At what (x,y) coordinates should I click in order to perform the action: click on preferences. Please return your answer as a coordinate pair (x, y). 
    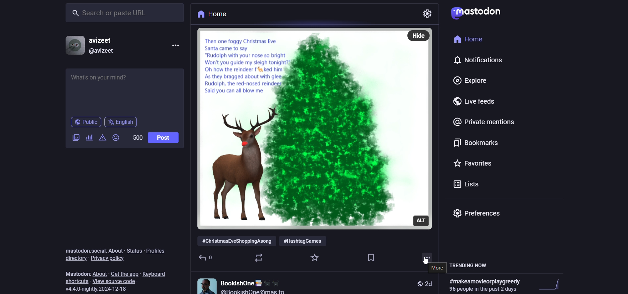
    Looking at the image, I should click on (477, 212).